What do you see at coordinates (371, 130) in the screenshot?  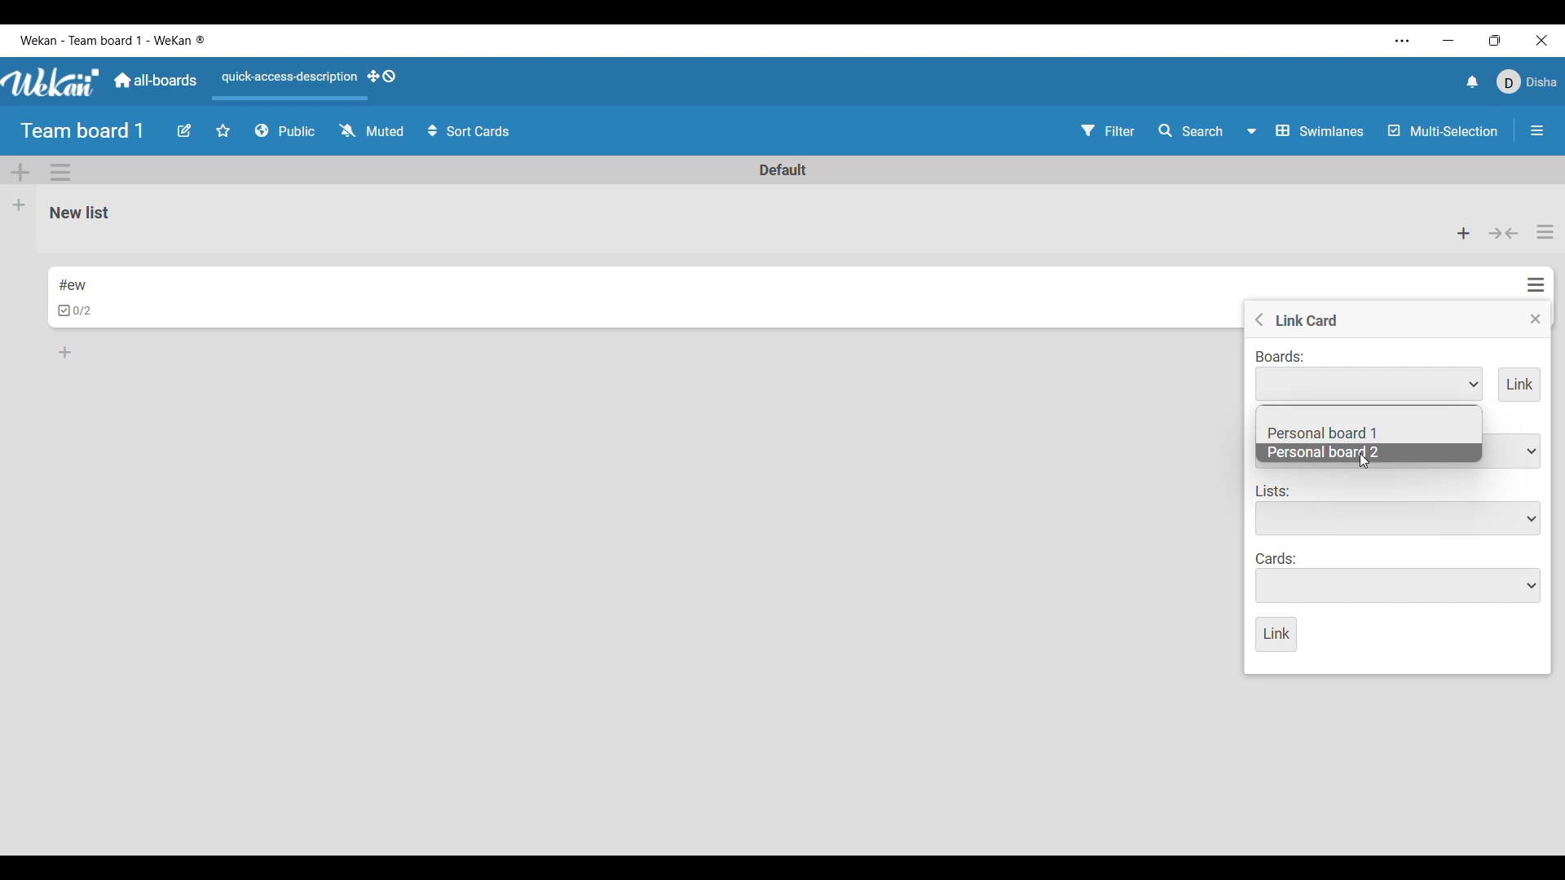 I see `Change watch options` at bounding box center [371, 130].